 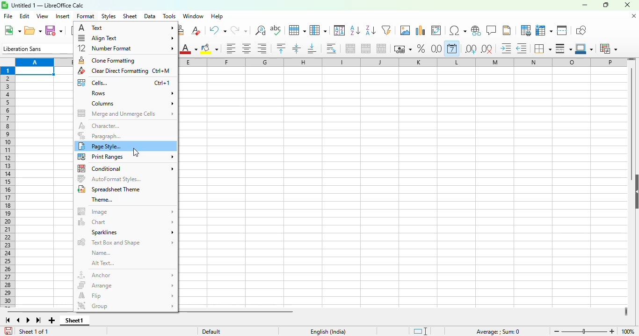 What do you see at coordinates (211, 331) in the screenshot?
I see `default` at bounding box center [211, 331].